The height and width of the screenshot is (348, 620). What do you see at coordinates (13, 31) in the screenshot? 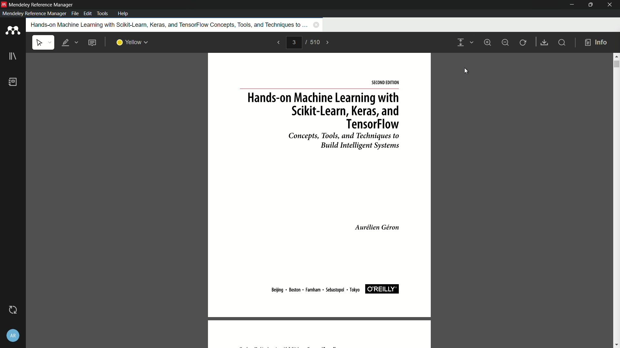
I see `app icon` at bounding box center [13, 31].